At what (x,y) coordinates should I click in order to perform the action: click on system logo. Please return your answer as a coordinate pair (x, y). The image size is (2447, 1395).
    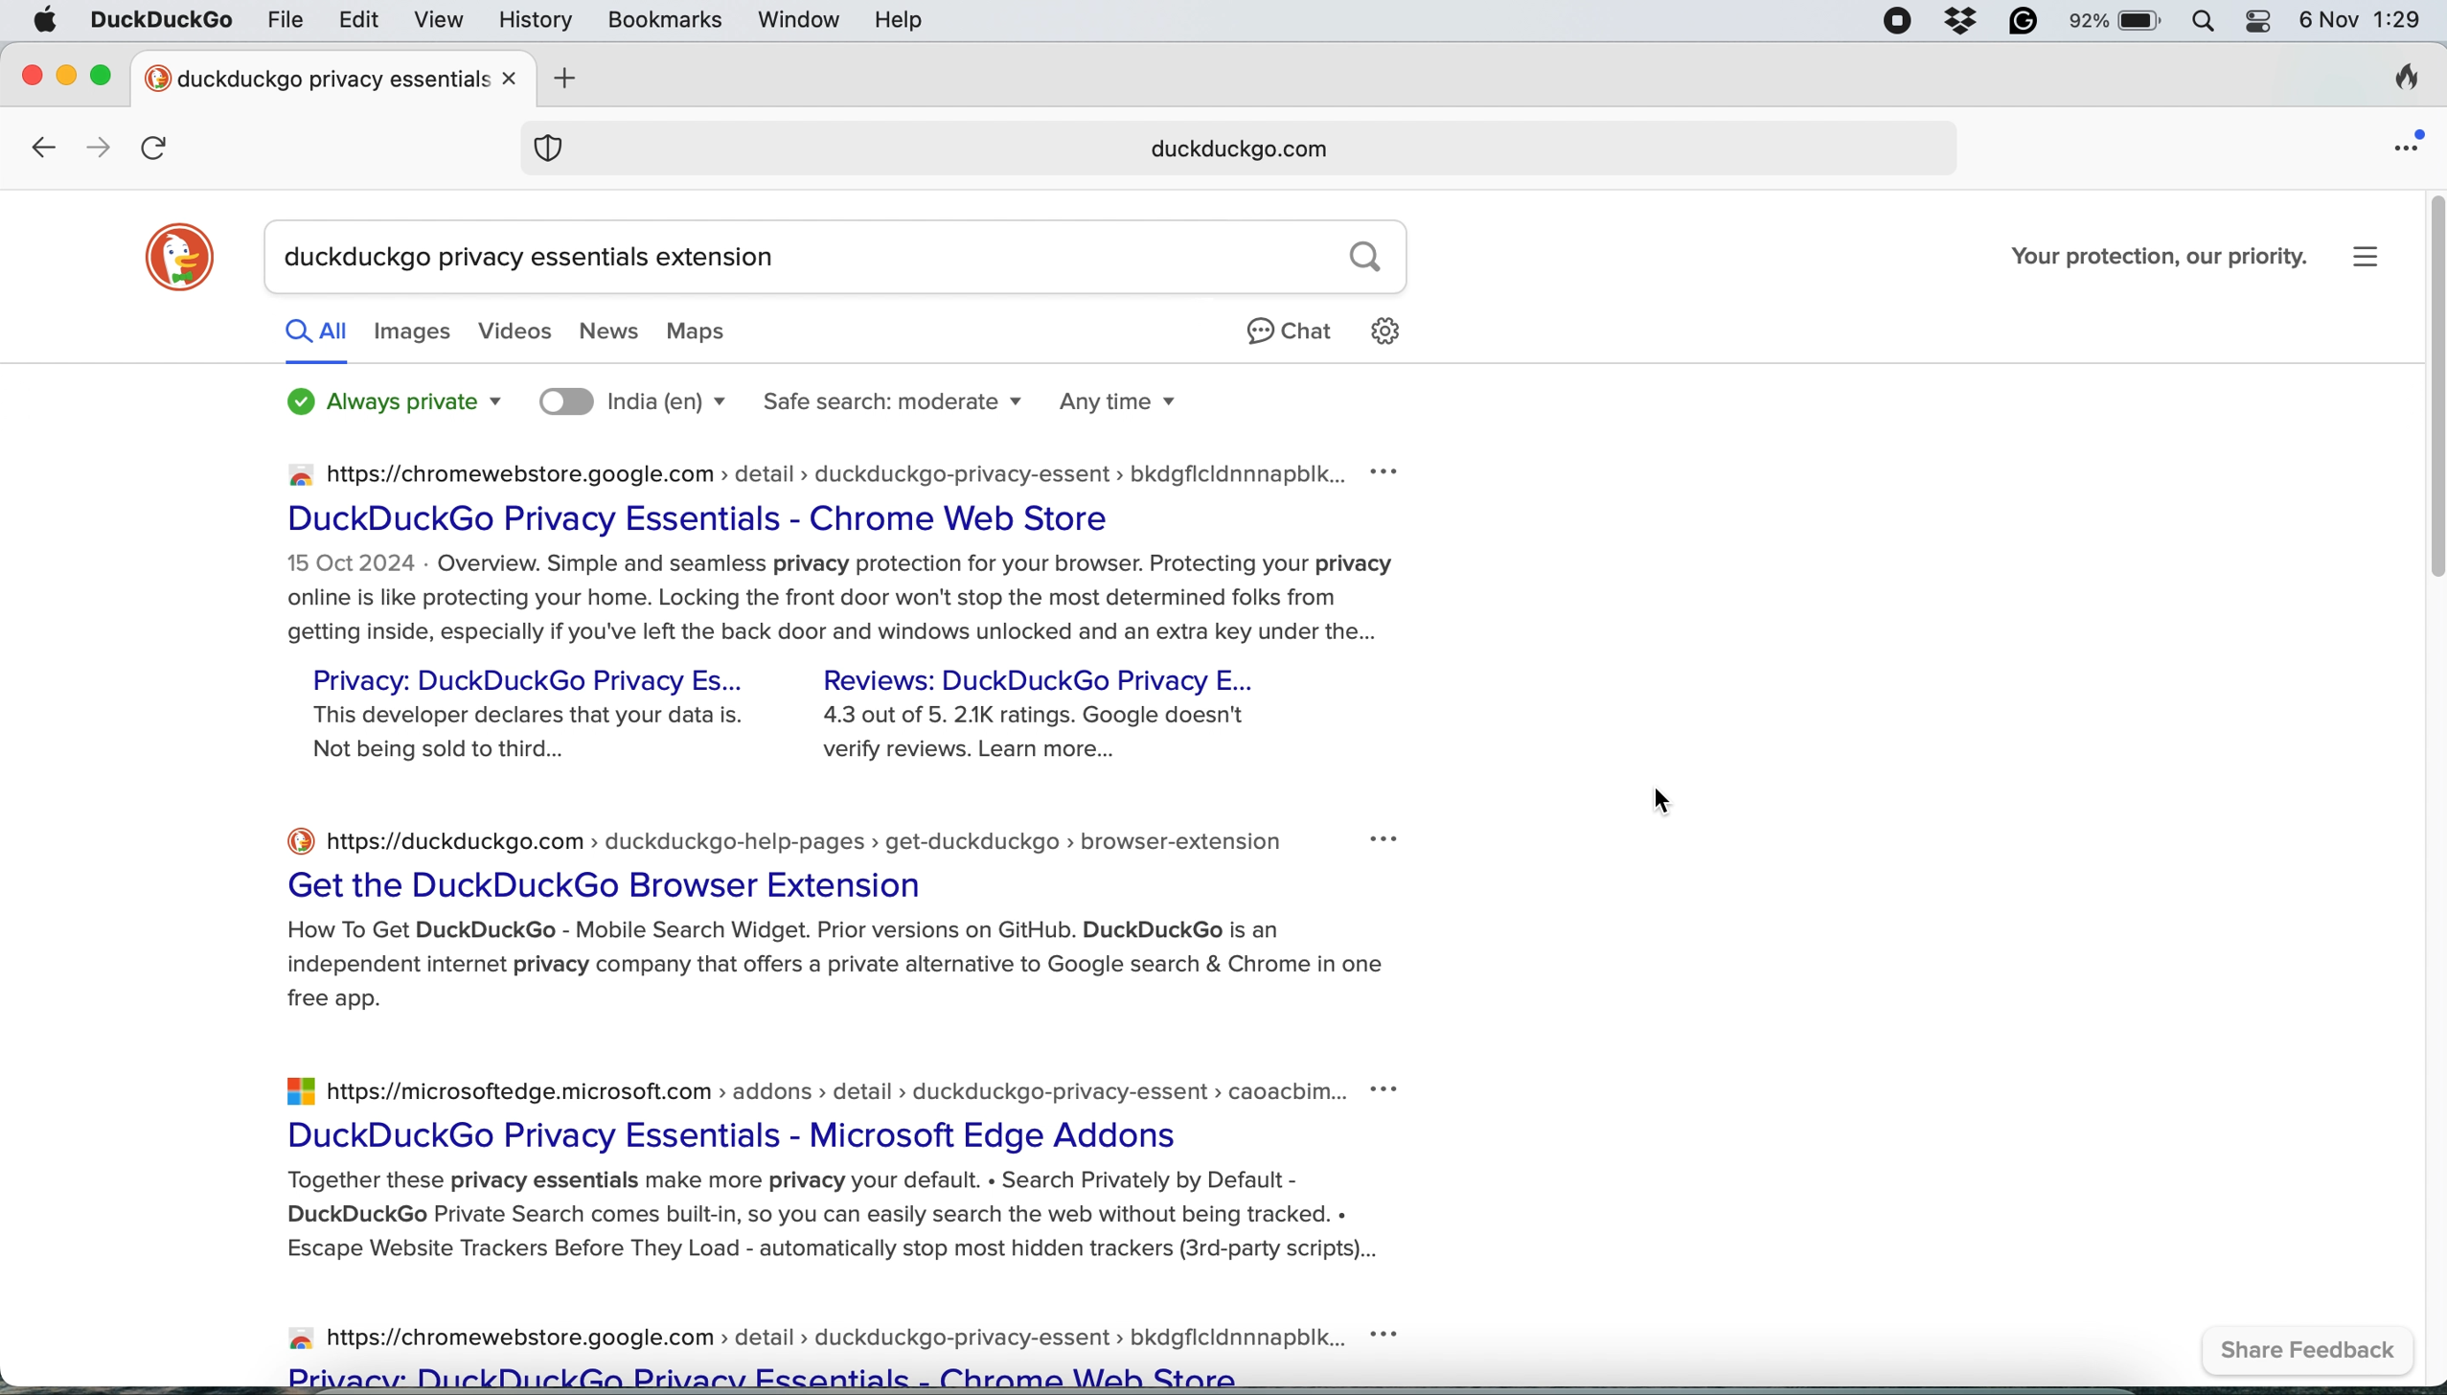
    Looking at the image, I should click on (46, 20).